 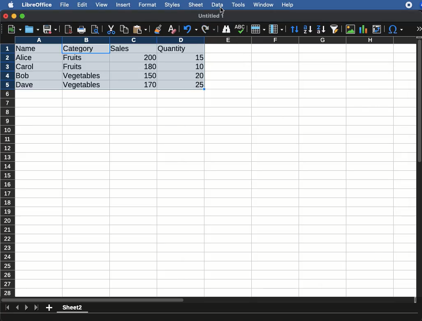 What do you see at coordinates (37, 5) in the screenshot?
I see `libreoffice` at bounding box center [37, 5].